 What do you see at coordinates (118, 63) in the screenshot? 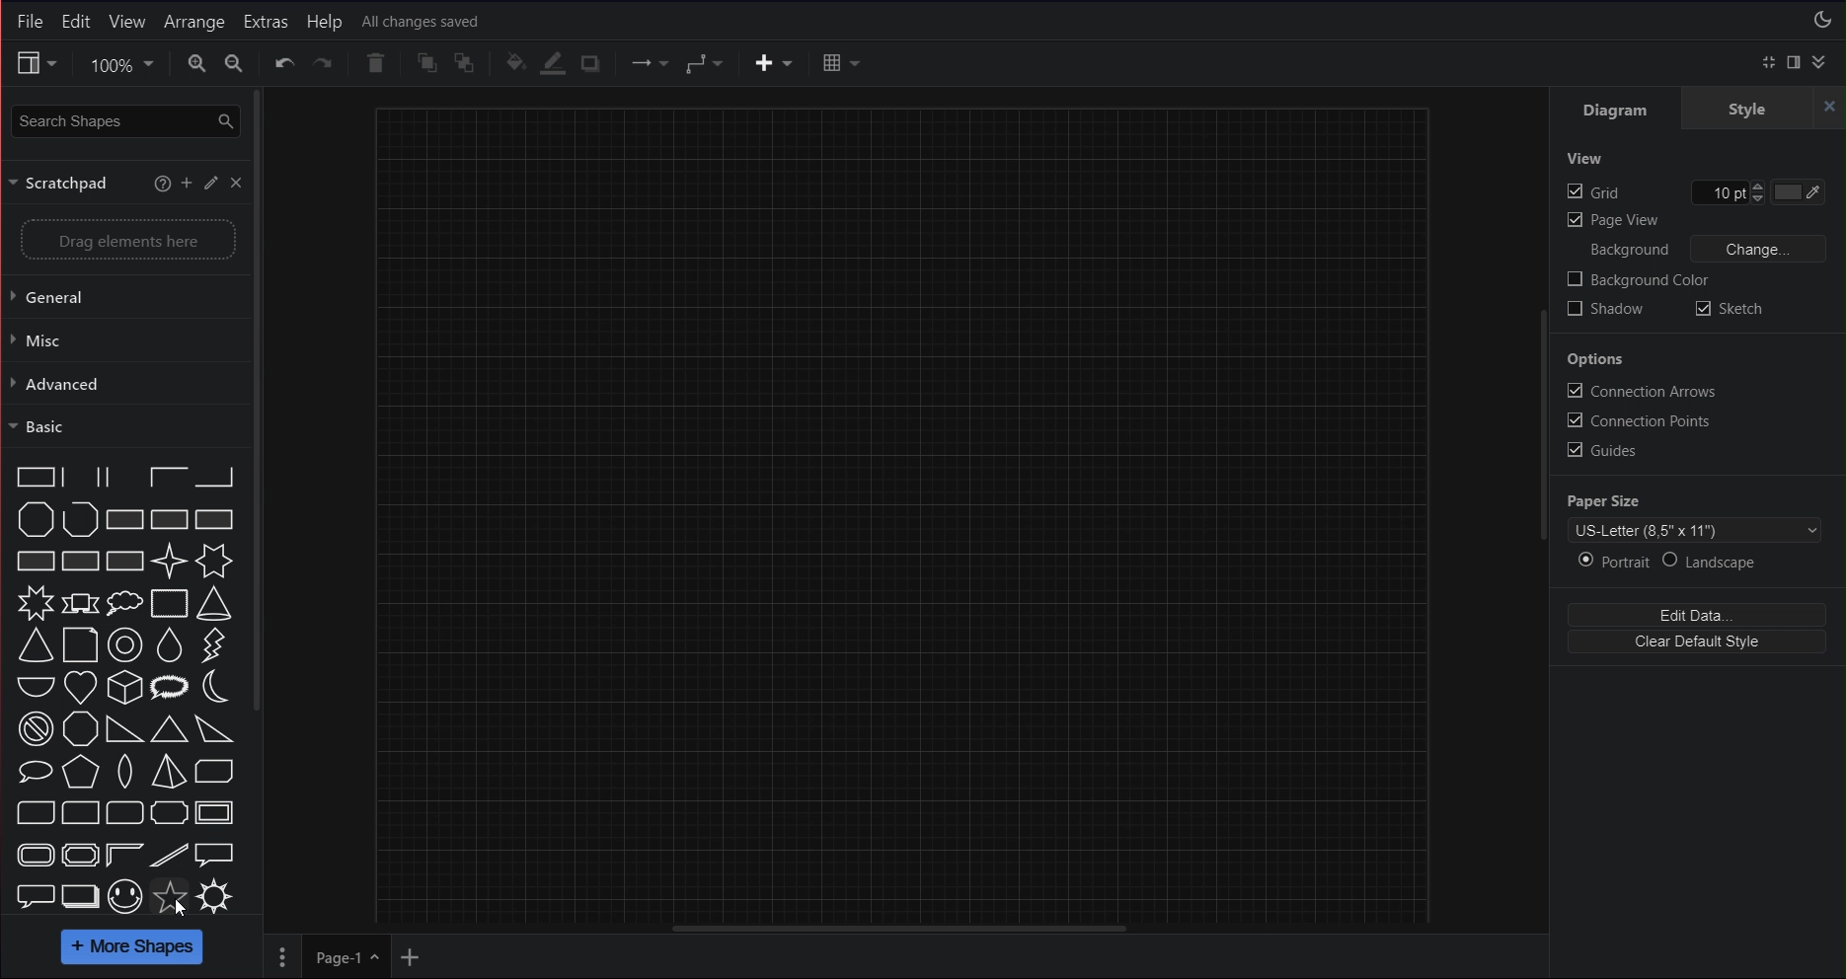
I see `Zoom 100%` at bounding box center [118, 63].